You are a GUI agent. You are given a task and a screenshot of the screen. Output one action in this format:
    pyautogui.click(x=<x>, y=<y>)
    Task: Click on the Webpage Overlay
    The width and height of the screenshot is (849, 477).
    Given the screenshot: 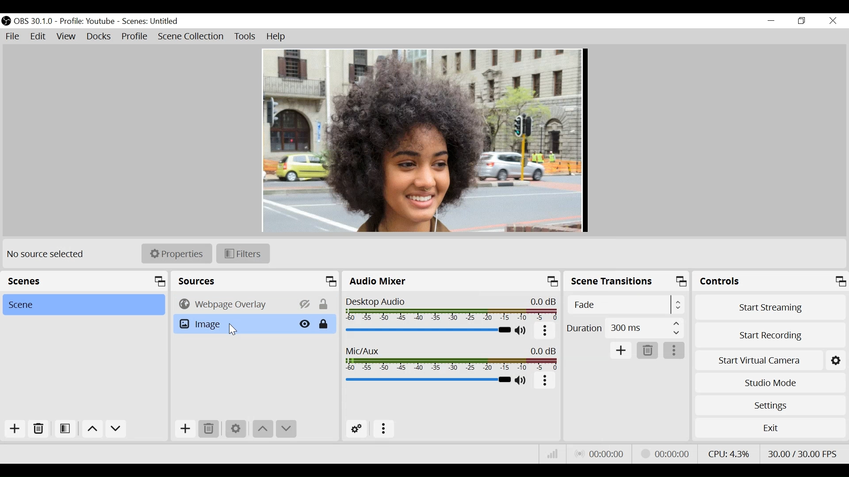 What is the action you would take?
    pyautogui.click(x=233, y=304)
    